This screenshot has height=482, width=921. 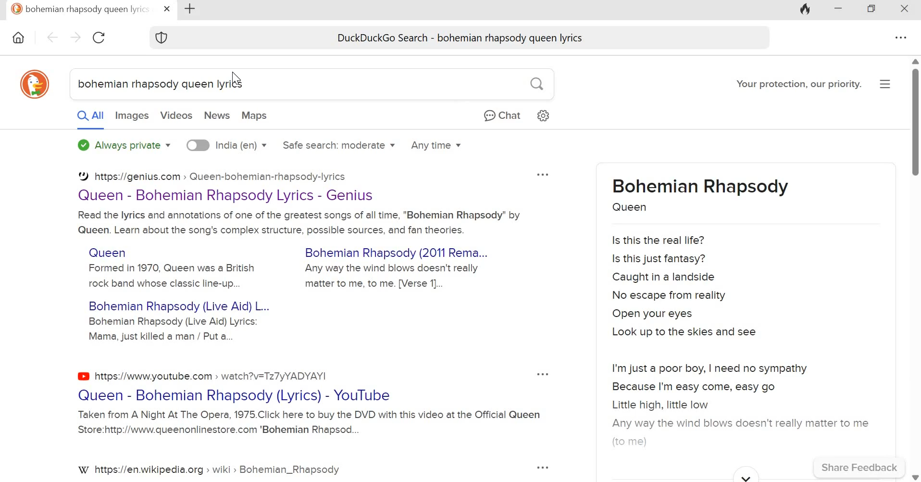 What do you see at coordinates (871, 10) in the screenshot?
I see `Maximize` at bounding box center [871, 10].